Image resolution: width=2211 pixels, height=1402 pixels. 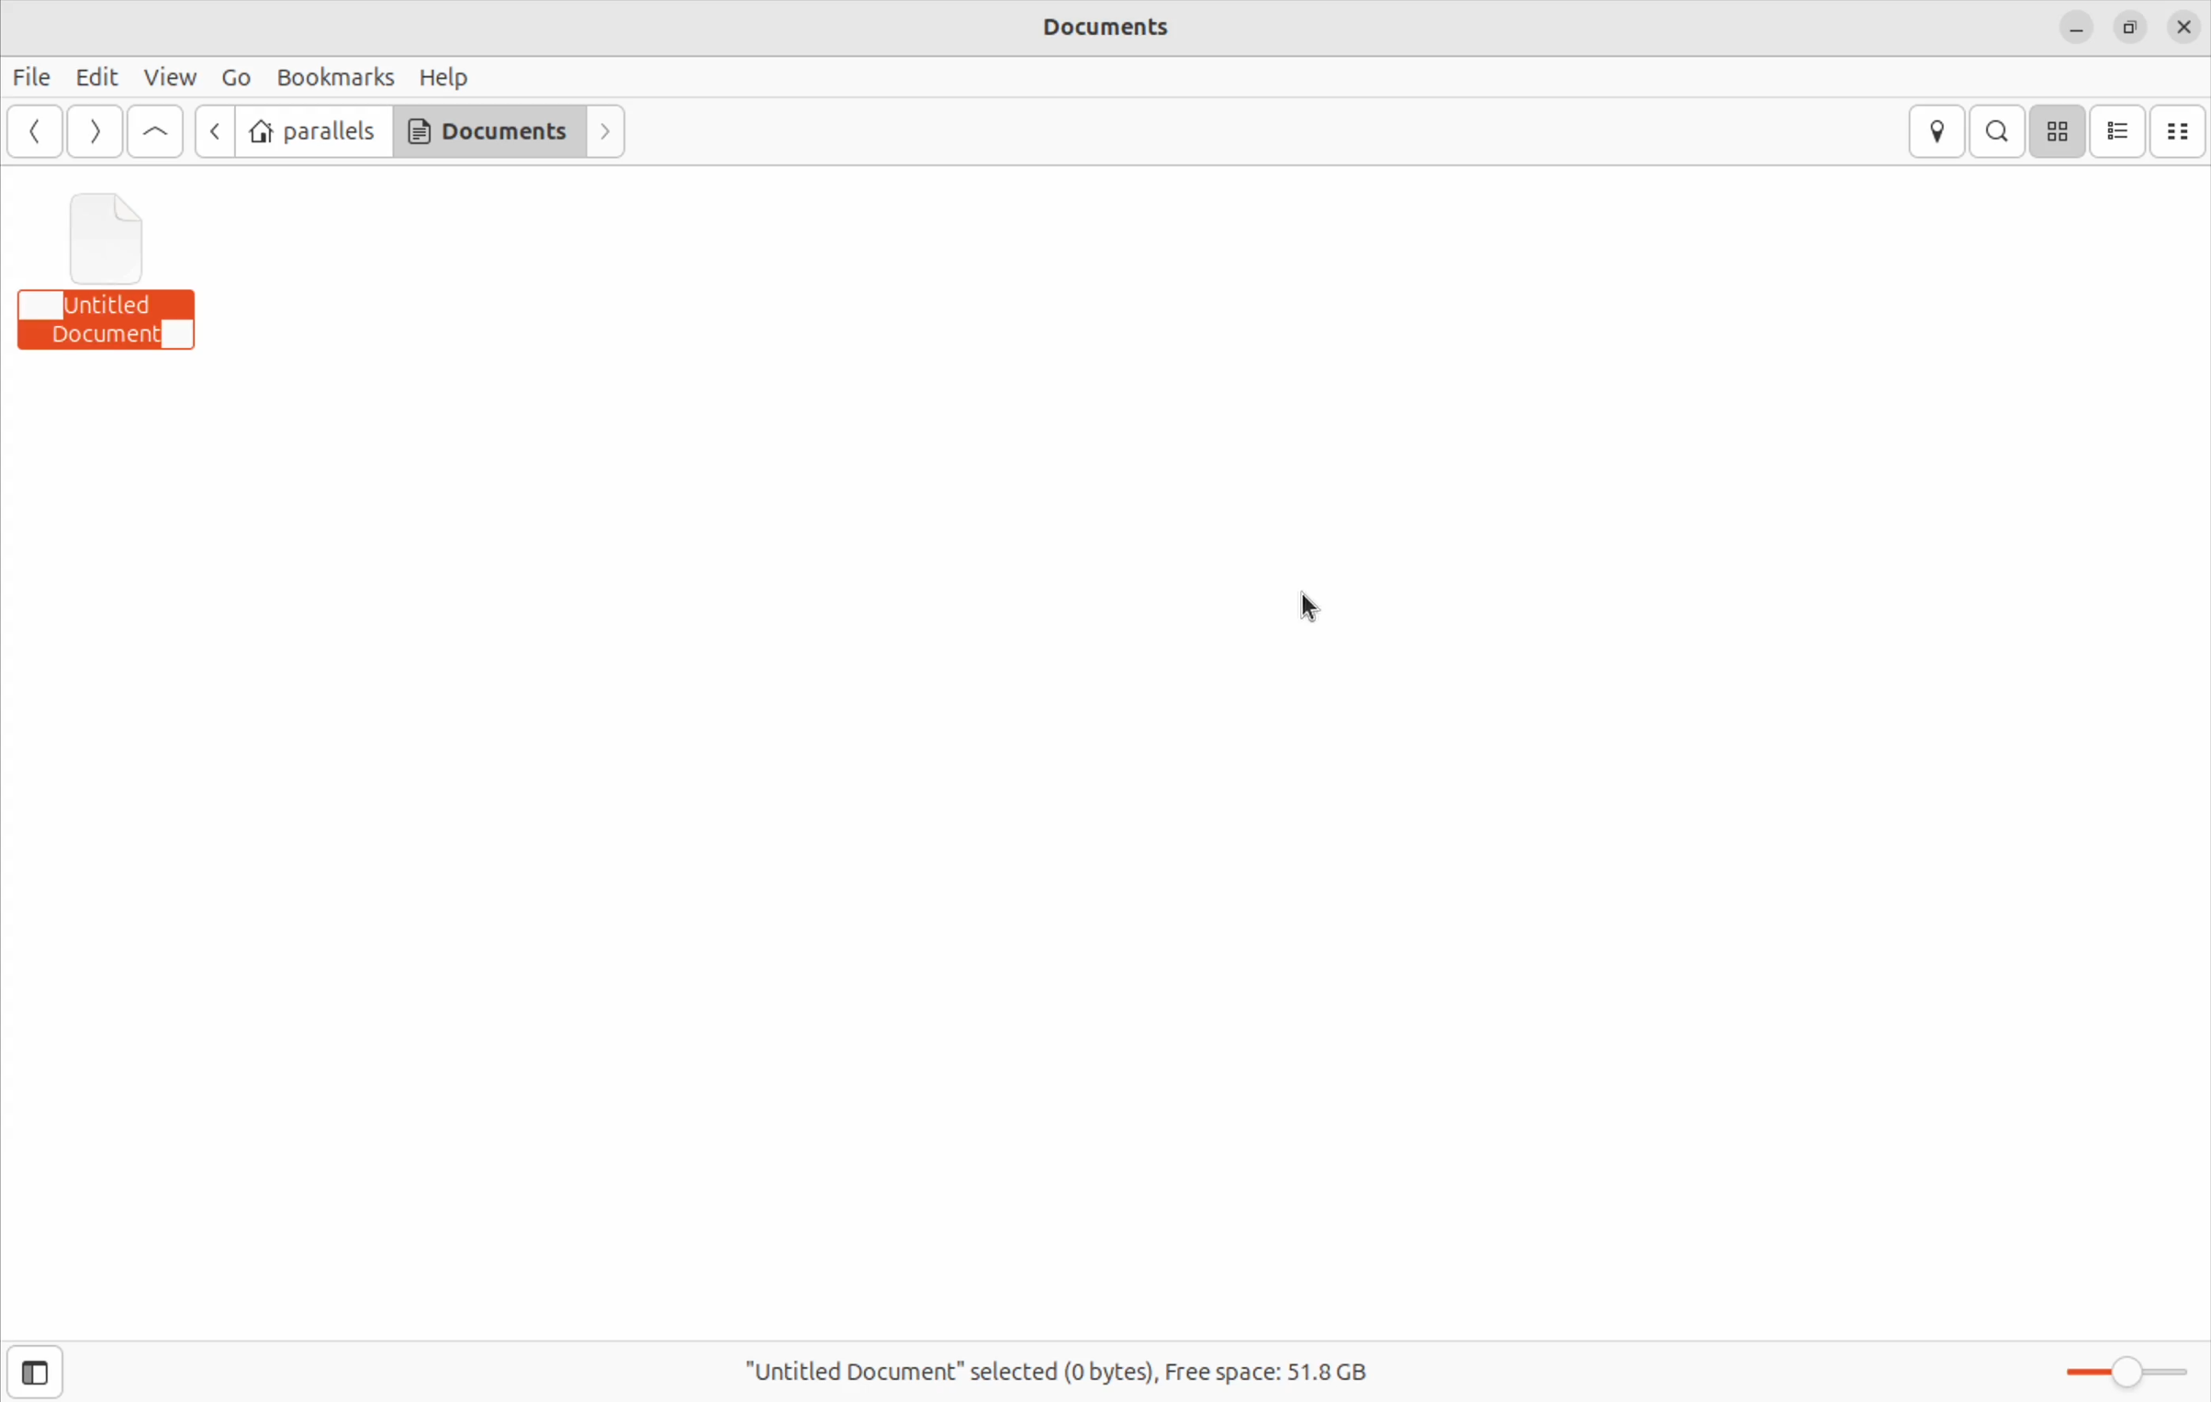 What do you see at coordinates (2076, 27) in the screenshot?
I see `minimize` at bounding box center [2076, 27].